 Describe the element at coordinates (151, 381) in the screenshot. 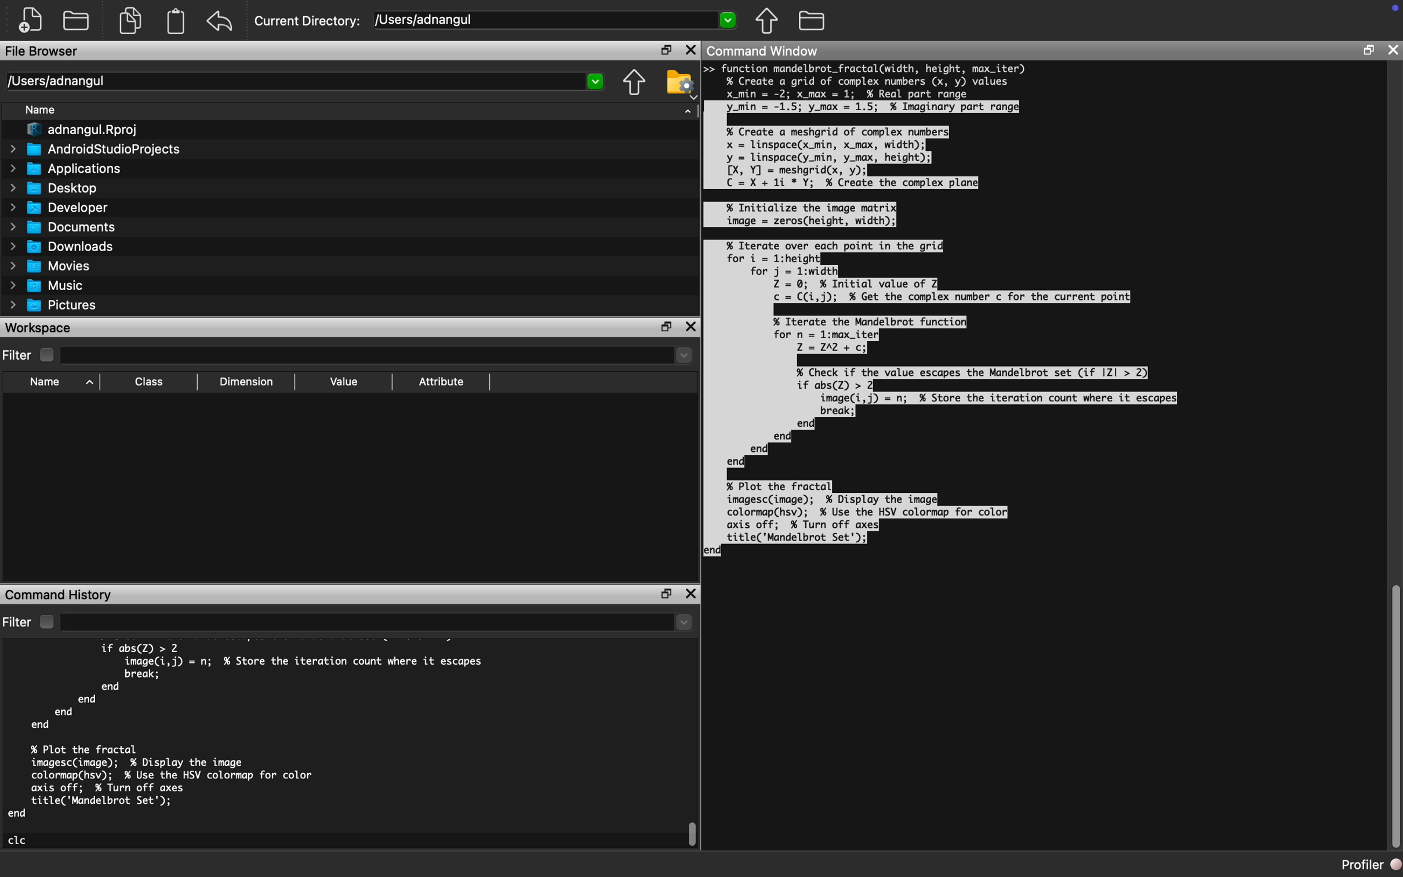

I see `Class` at that location.